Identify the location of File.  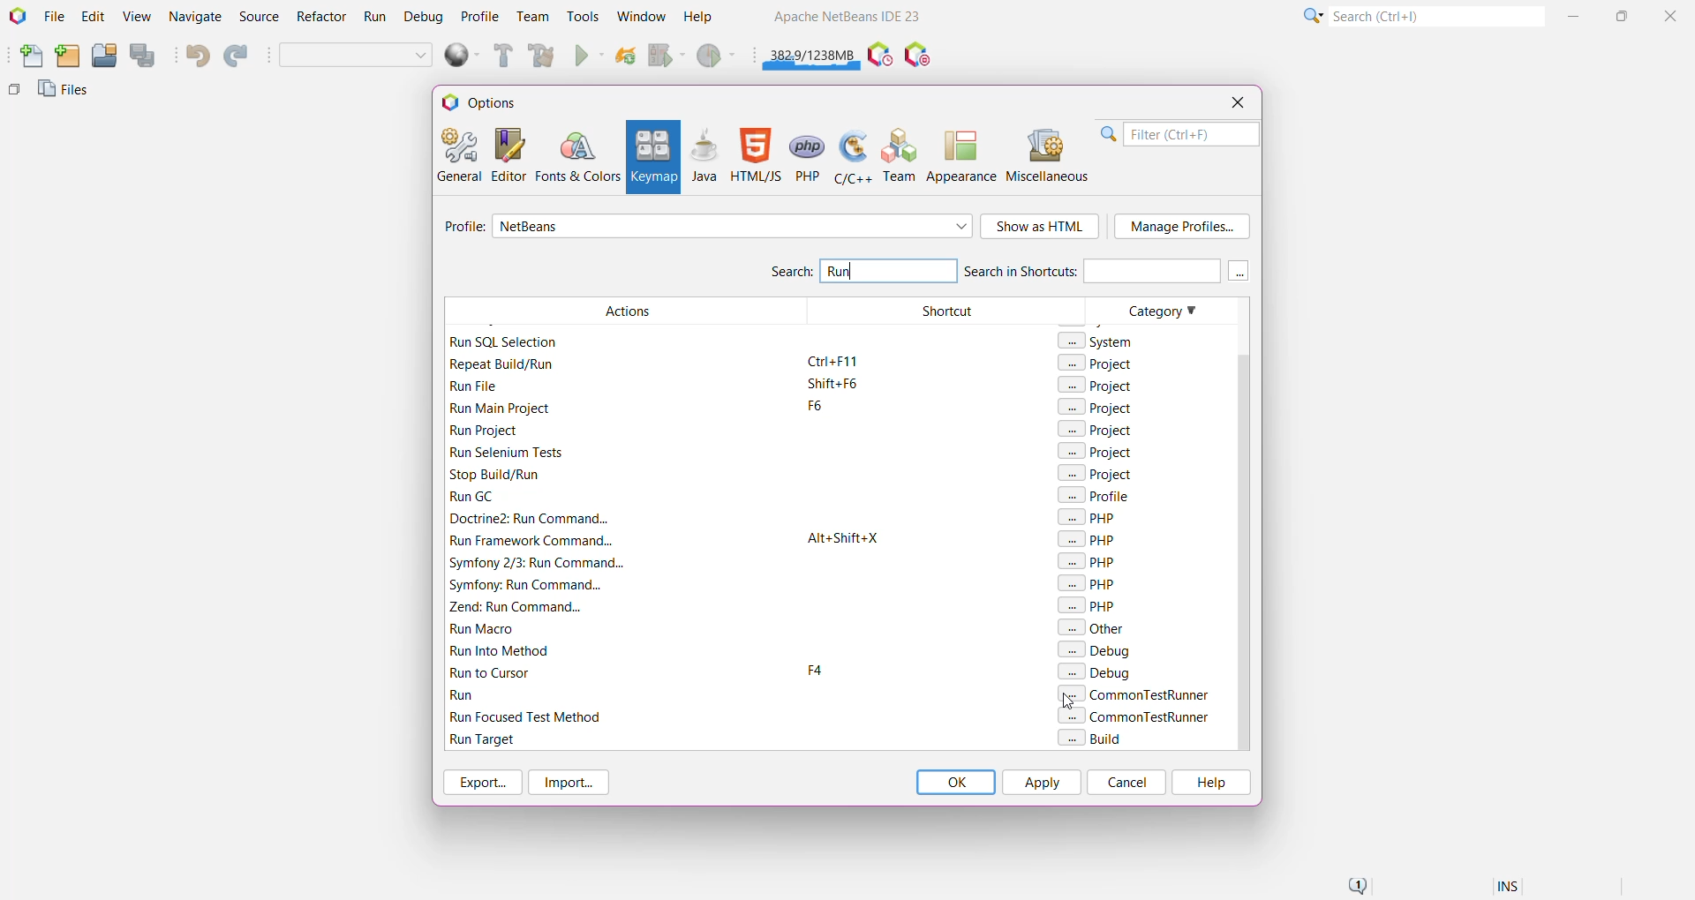
(54, 17).